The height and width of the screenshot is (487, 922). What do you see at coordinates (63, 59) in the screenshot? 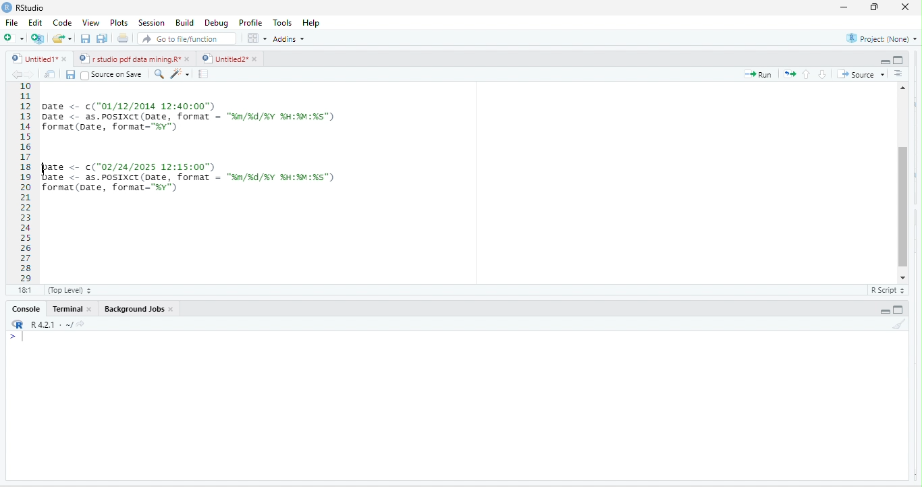
I see `close` at bounding box center [63, 59].